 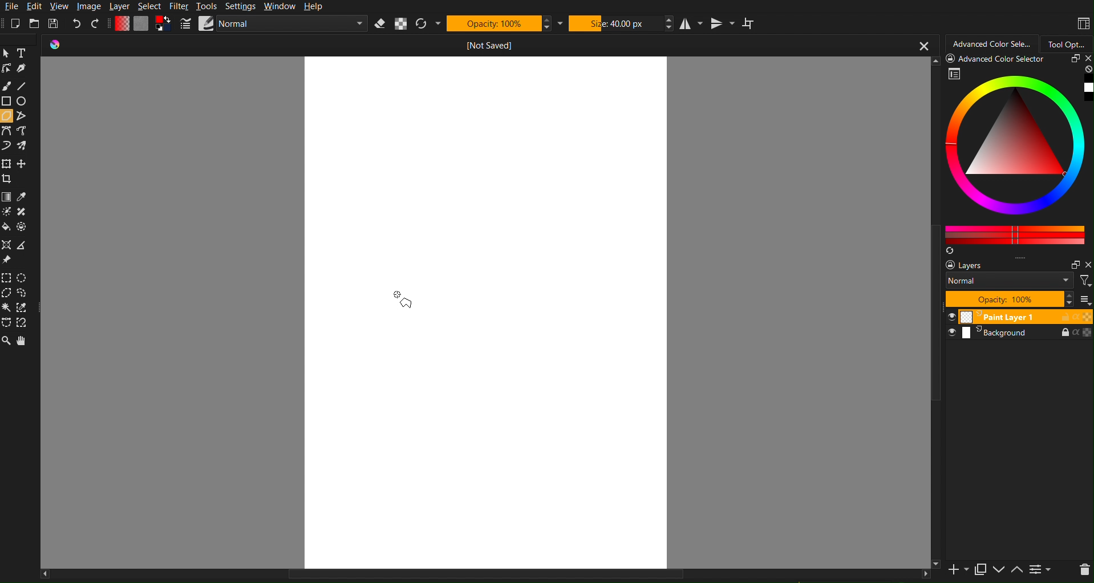 What do you see at coordinates (15, 23) in the screenshot?
I see `New` at bounding box center [15, 23].